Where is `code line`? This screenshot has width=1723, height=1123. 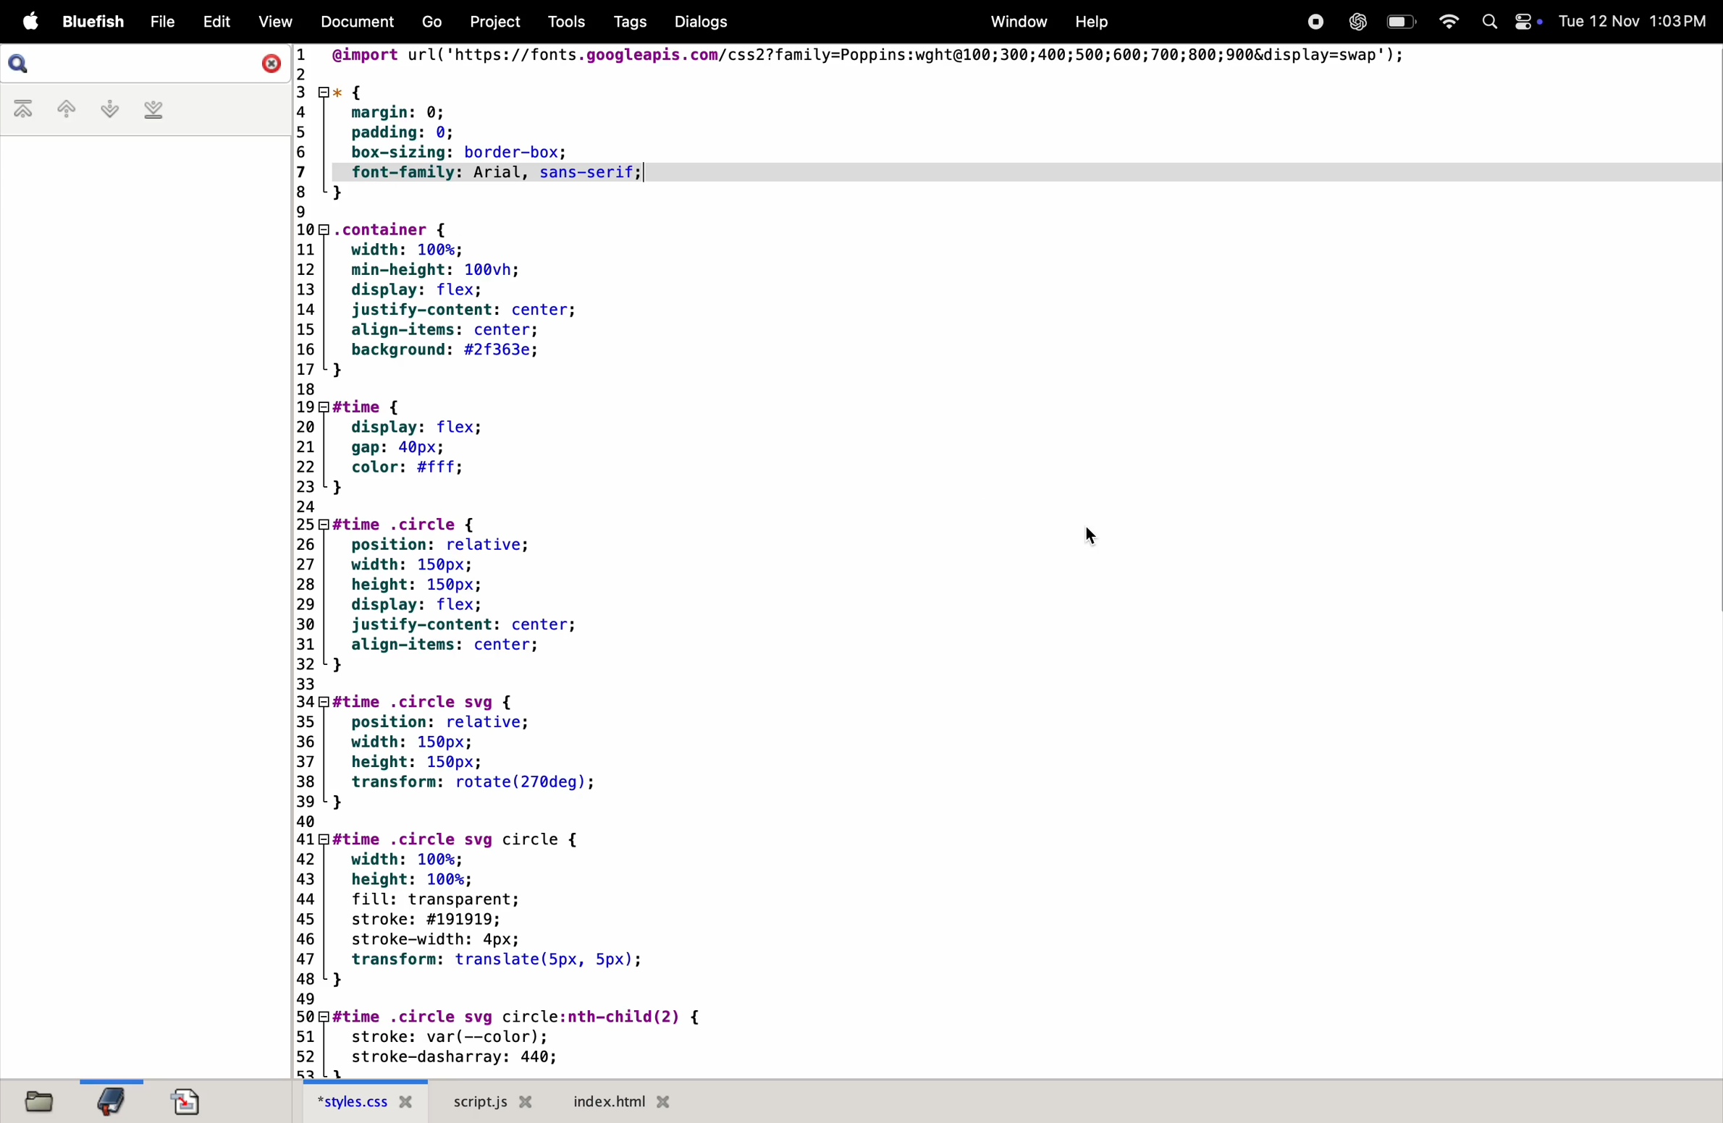 code line is located at coordinates (309, 562).